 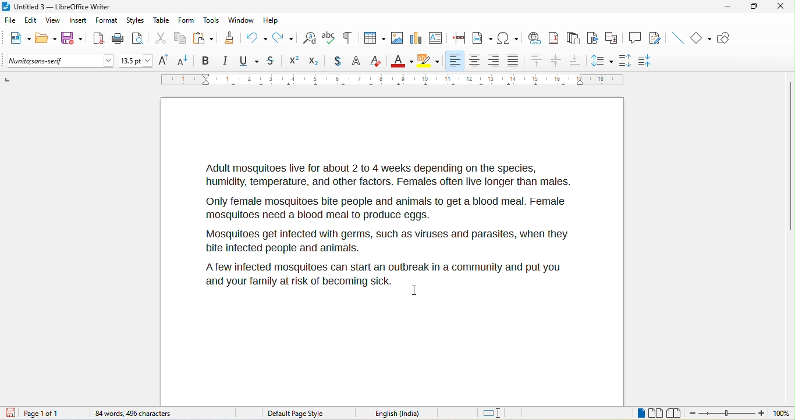 What do you see at coordinates (180, 39) in the screenshot?
I see `copy` at bounding box center [180, 39].